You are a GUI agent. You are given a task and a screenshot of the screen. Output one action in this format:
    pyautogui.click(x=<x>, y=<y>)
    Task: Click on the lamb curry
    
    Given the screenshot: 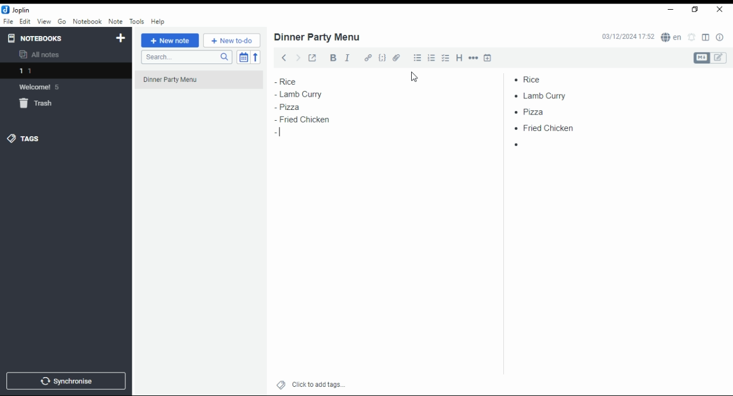 What is the action you would take?
    pyautogui.click(x=298, y=93)
    